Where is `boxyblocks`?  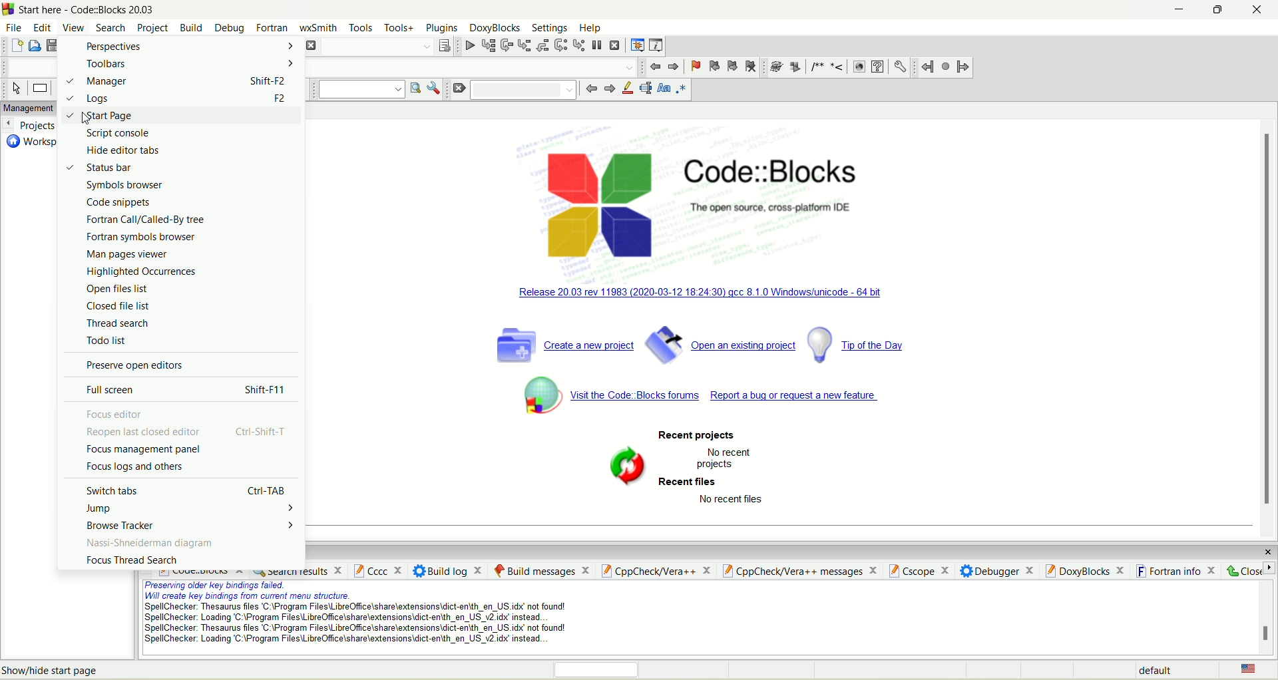 boxyblocks is located at coordinates (1088, 570).